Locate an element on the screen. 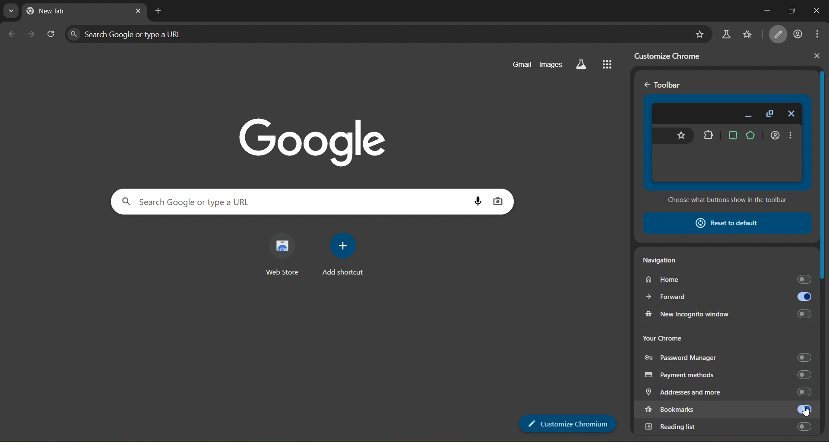  close is located at coordinates (817, 56).